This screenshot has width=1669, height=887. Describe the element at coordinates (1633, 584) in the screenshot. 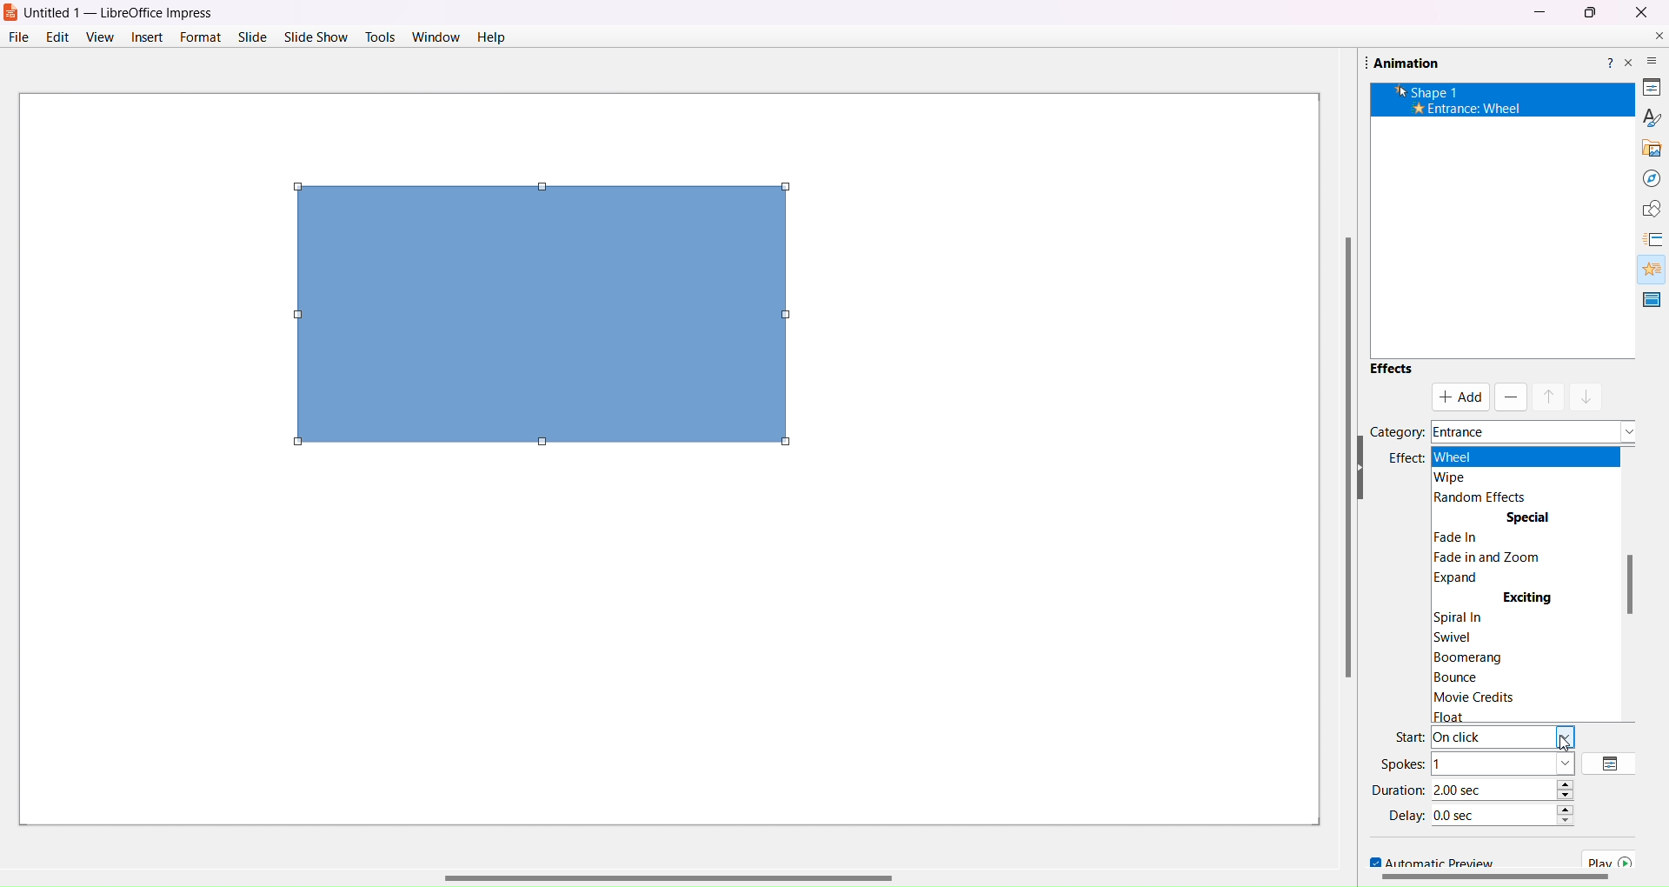

I see `Scroll Bar` at that location.